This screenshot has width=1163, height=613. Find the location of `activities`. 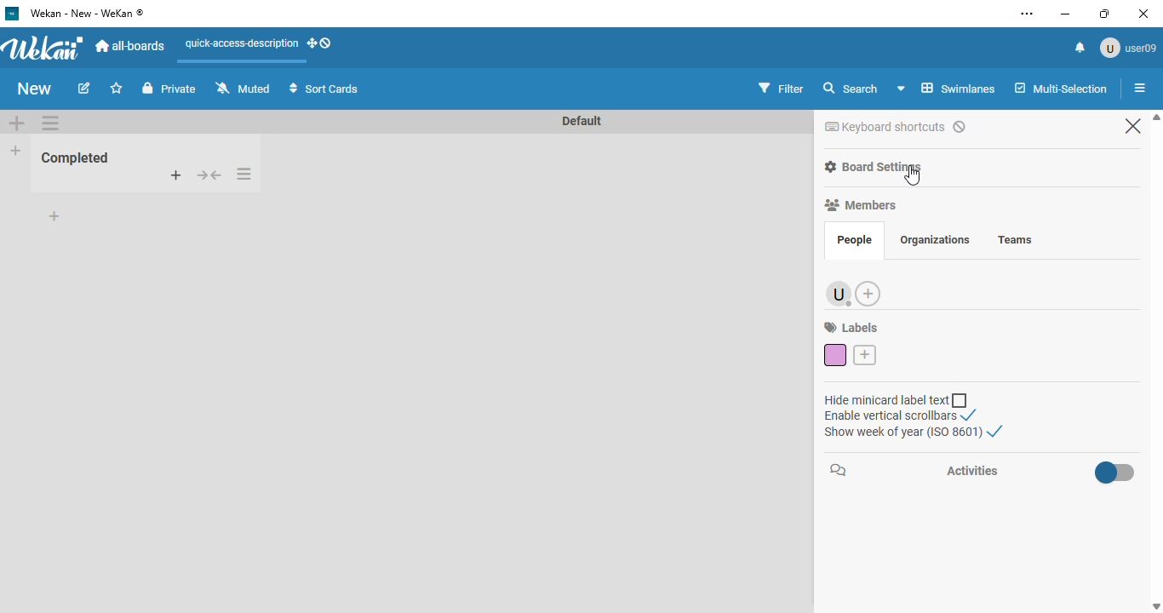

activities is located at coordinates (971, 469).